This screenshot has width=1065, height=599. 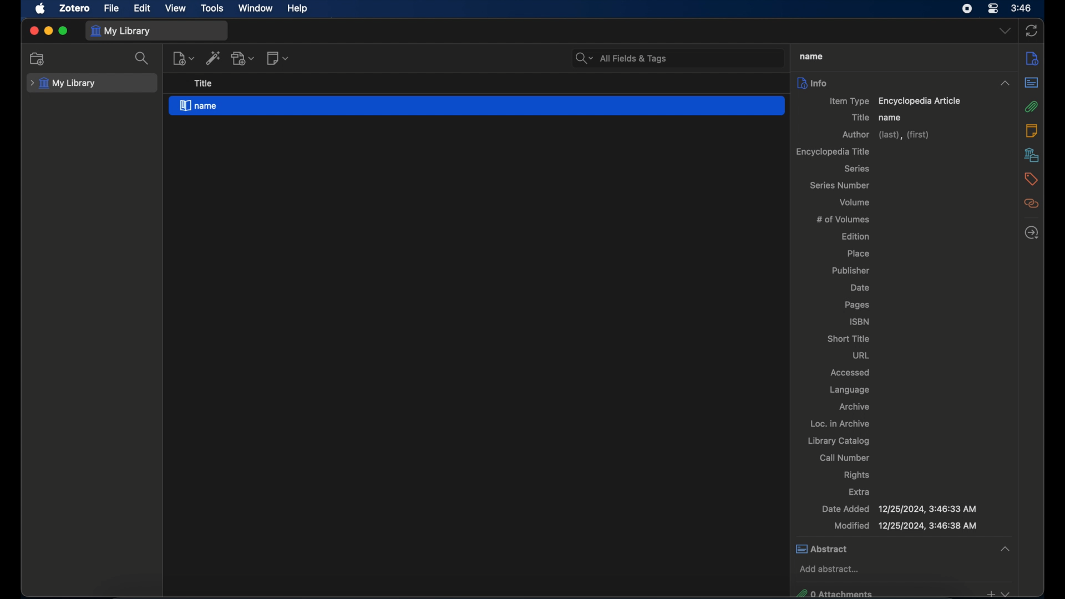 What do you see at coordinates (120, 32) in the screenshot?
I see `my library` at bounding box center [120, 32].